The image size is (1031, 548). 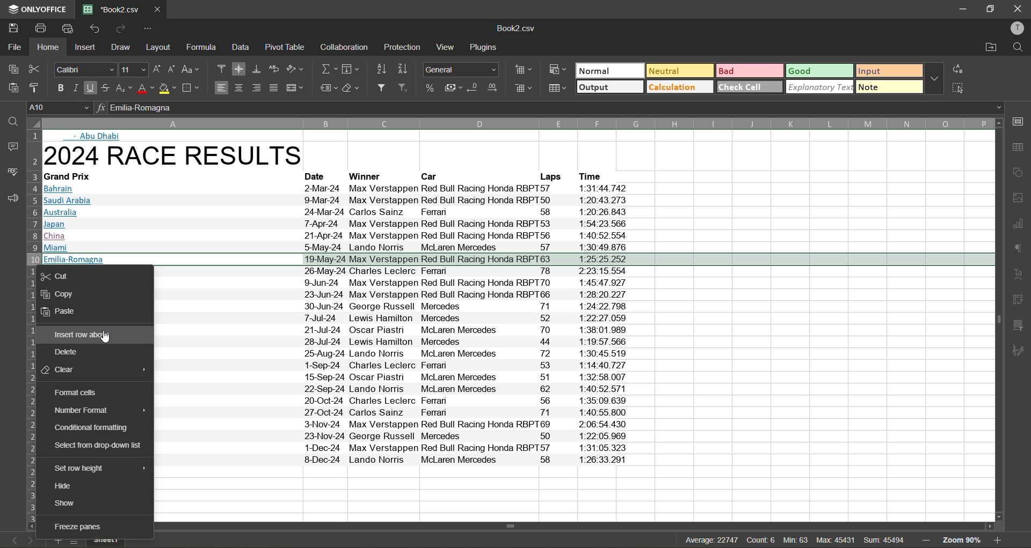 What do you see at coordinates (1021, 172) in the screenshot?
I see `shapes` at bounding box center [1021, 172].